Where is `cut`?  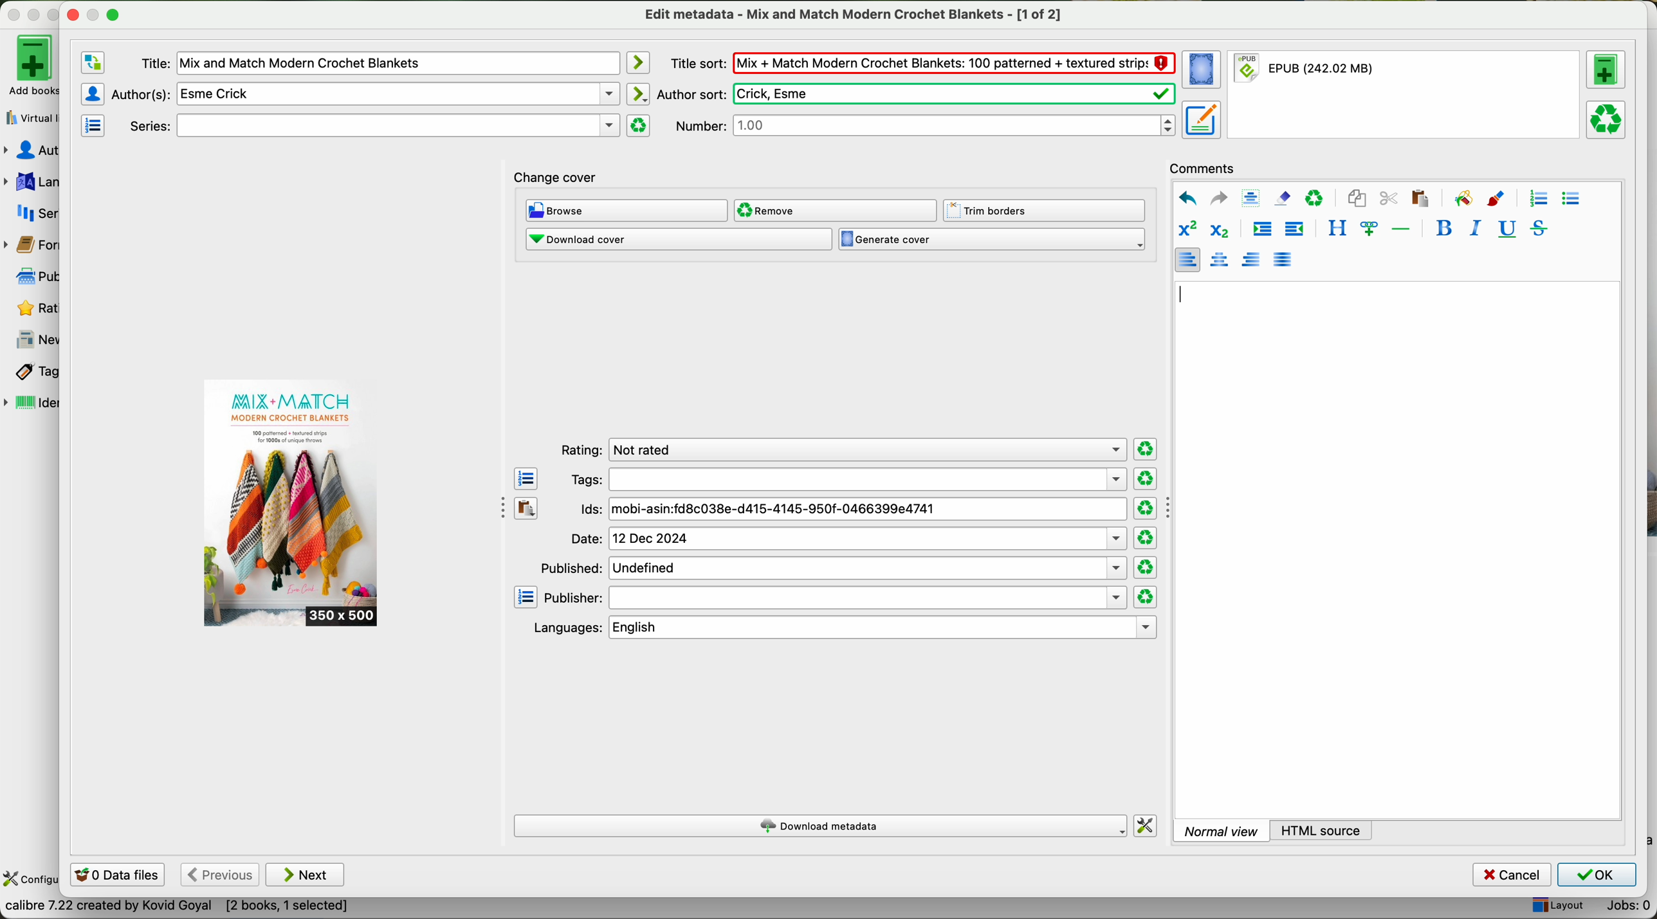 cut is located at coordinates (1389, 199).